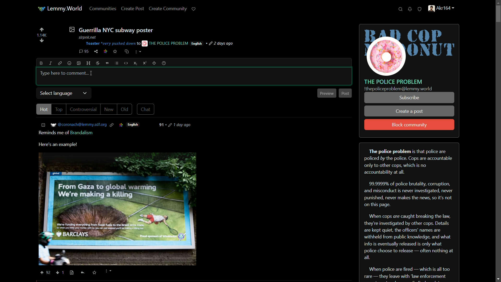 This screenshot has width=501, height=282. I want to click on scroll bar, so click(498, 143).